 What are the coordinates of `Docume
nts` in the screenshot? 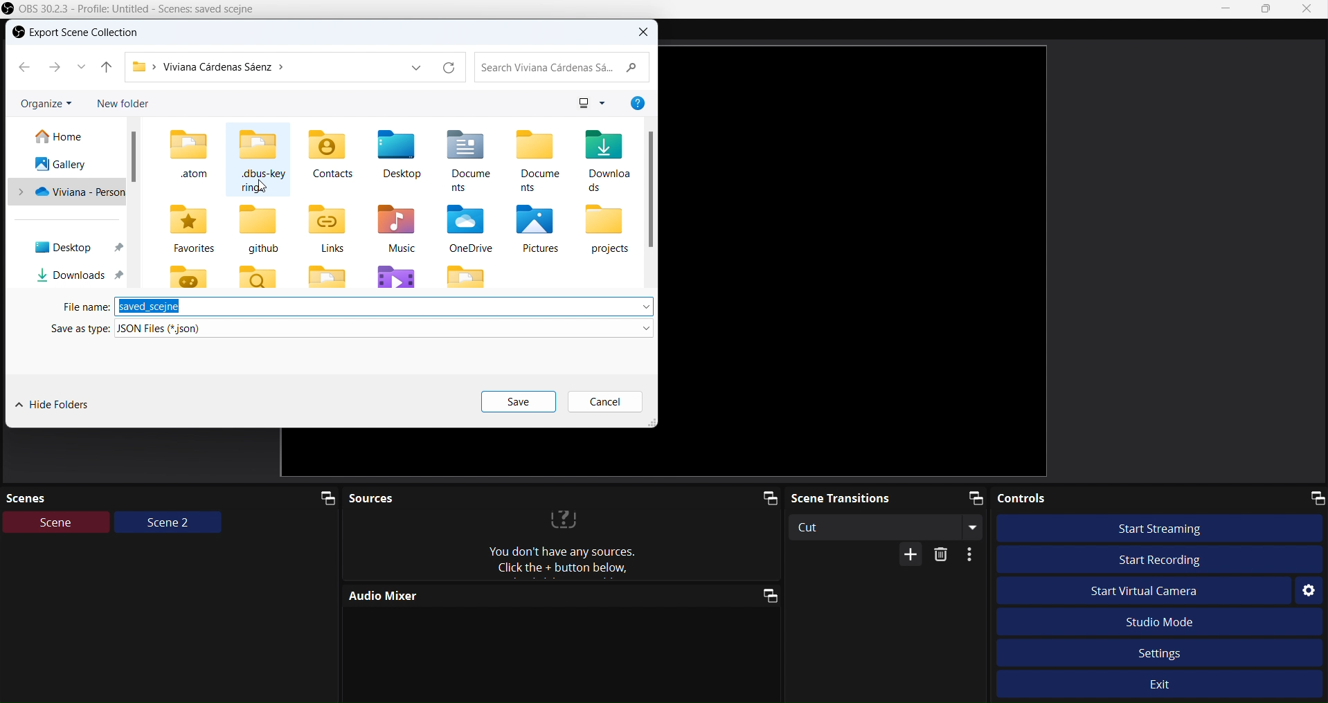 It's located at (467, 159).